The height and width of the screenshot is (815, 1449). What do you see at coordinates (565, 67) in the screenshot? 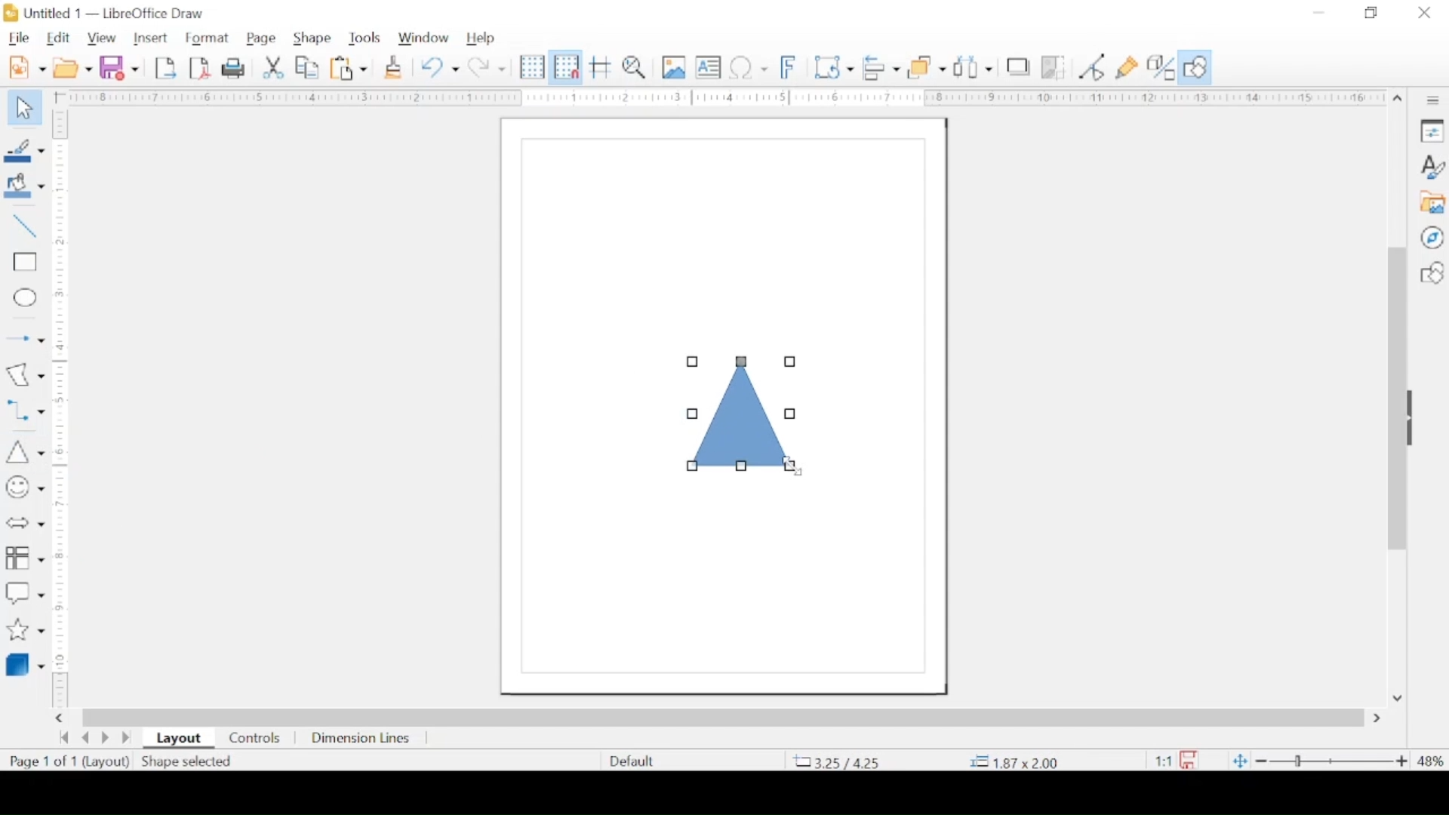
I see `snap to grid` at bounding box center [565, 67].